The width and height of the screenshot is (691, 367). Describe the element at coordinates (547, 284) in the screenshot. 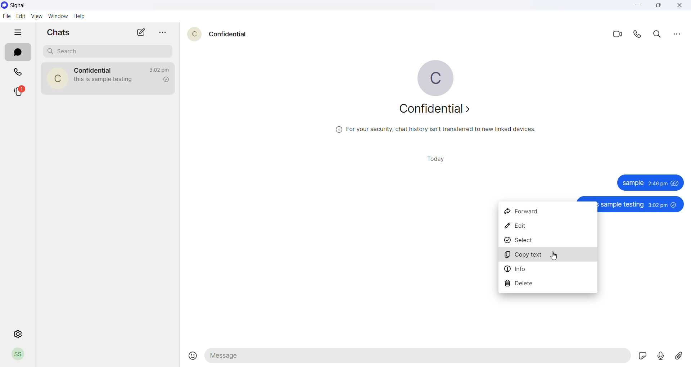

I see `delete` at that location.